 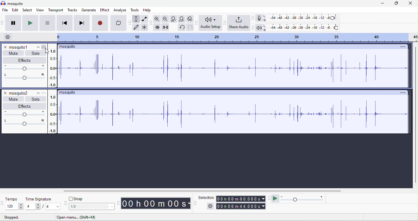 What do you see at coordinates (100, 23) in the screenshot?
I see `record` at bounding box center [100, 23].